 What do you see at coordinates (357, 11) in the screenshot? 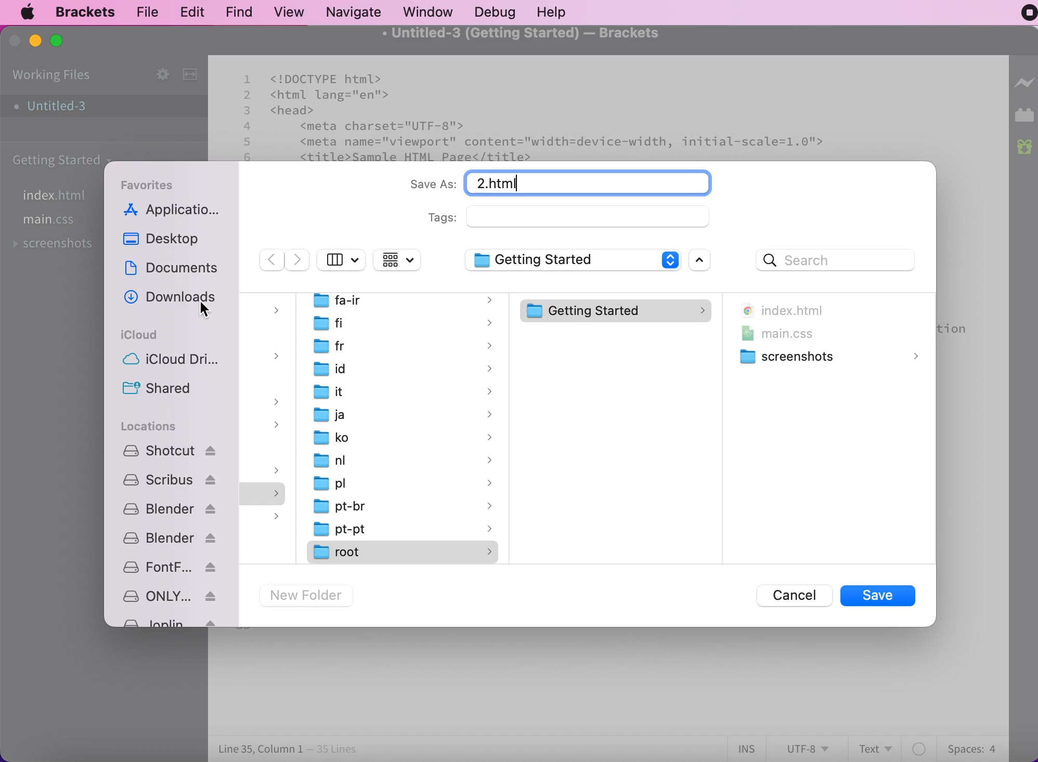
I see `navigate` at bounding box center [357, 11].